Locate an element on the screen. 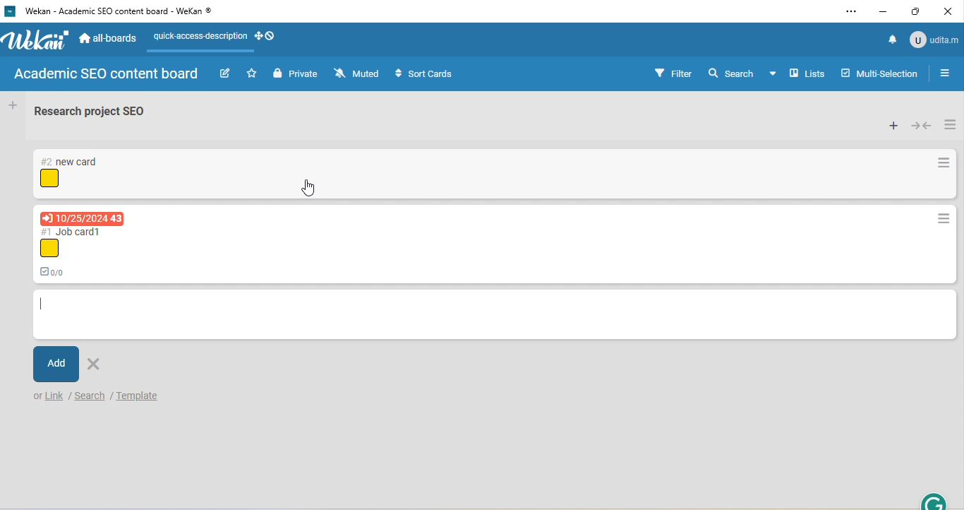 The image size is (964, 510). list actions is located at coordinates (950, 123).